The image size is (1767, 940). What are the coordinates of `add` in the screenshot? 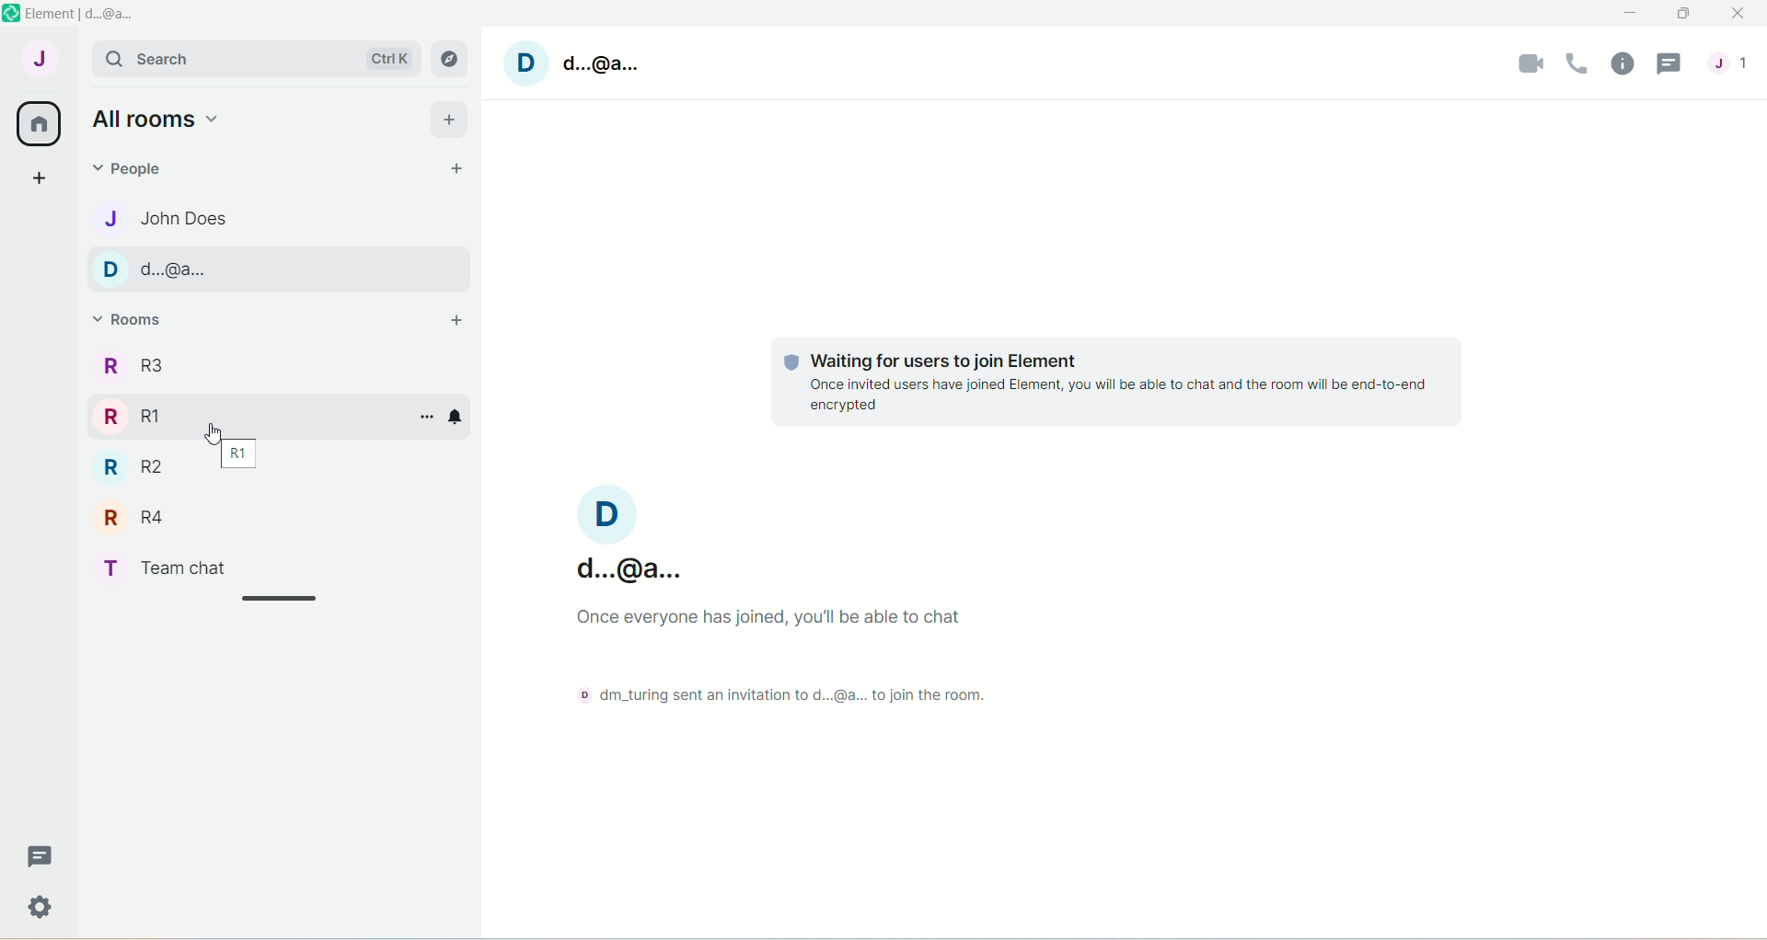 It's located at (456, 321).